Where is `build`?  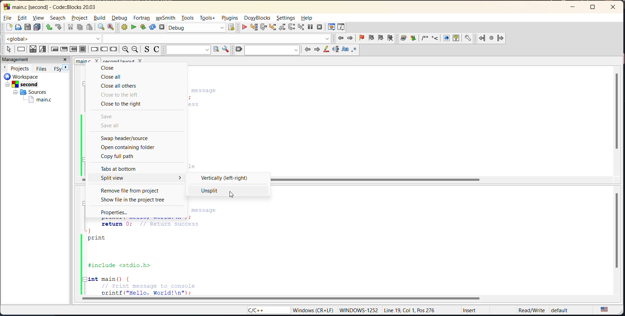
build is located at coordinates (125, 28).